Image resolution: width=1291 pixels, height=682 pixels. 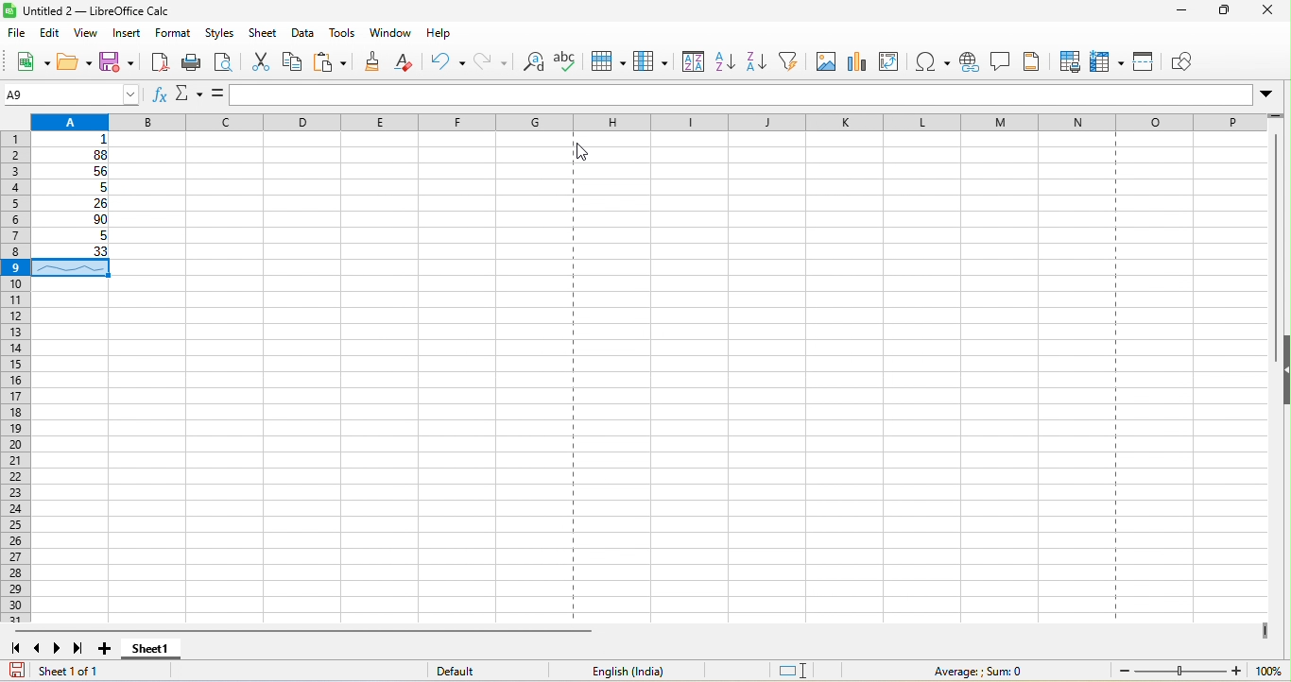 I want to click on Default, so click(x=467, y=672).